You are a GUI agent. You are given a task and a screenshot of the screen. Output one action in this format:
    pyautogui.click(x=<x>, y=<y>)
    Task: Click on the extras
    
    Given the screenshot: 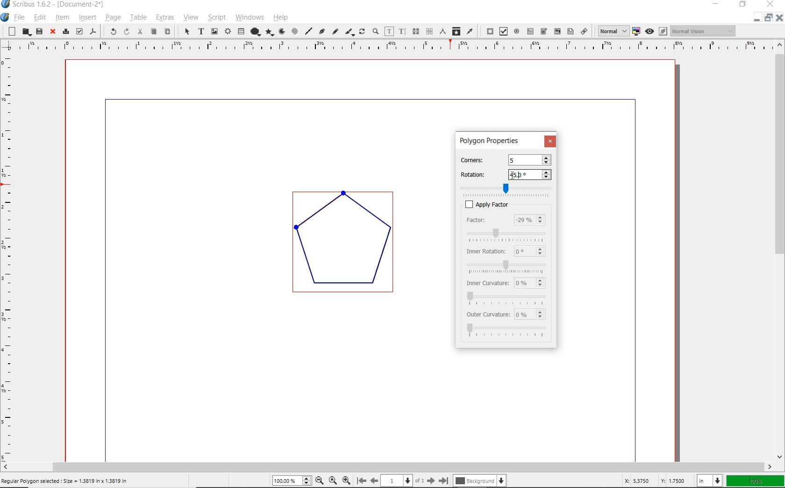 What is the action you would take?
    pyautogui.click(x=163, y=17)
    